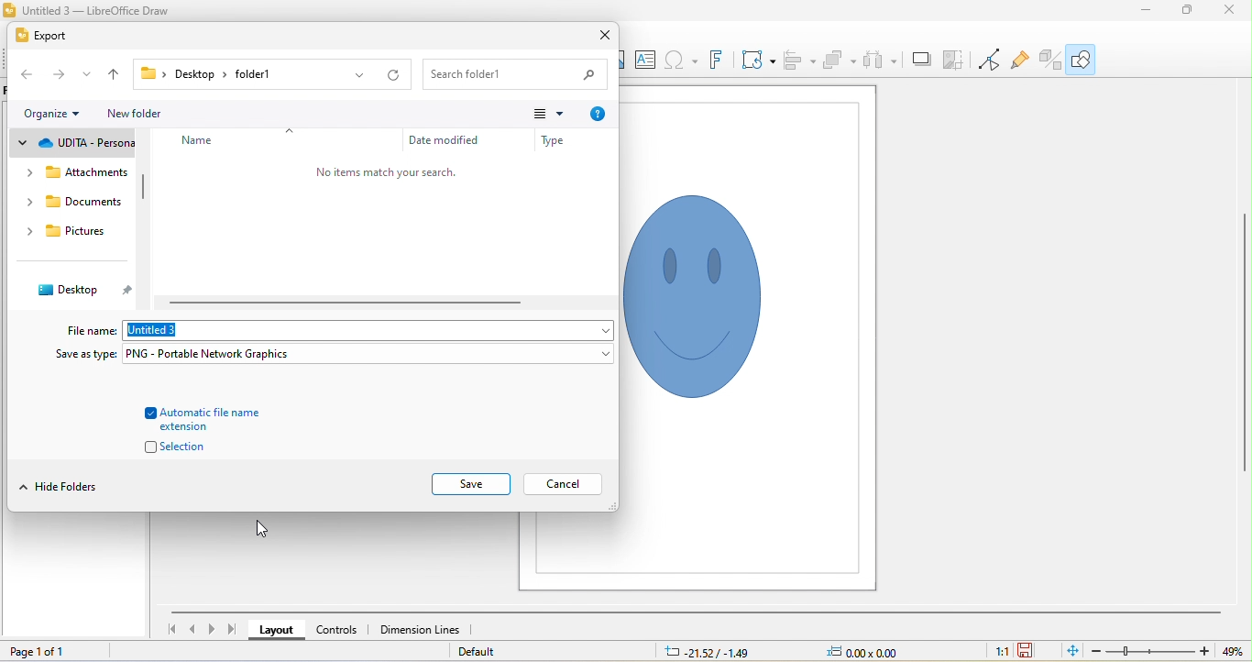 The width and height of the screenshot is (1252, 662). What do you see at coordinates (555, 142) in the screenshot?
I see `type` at bounding box center [555, 142].